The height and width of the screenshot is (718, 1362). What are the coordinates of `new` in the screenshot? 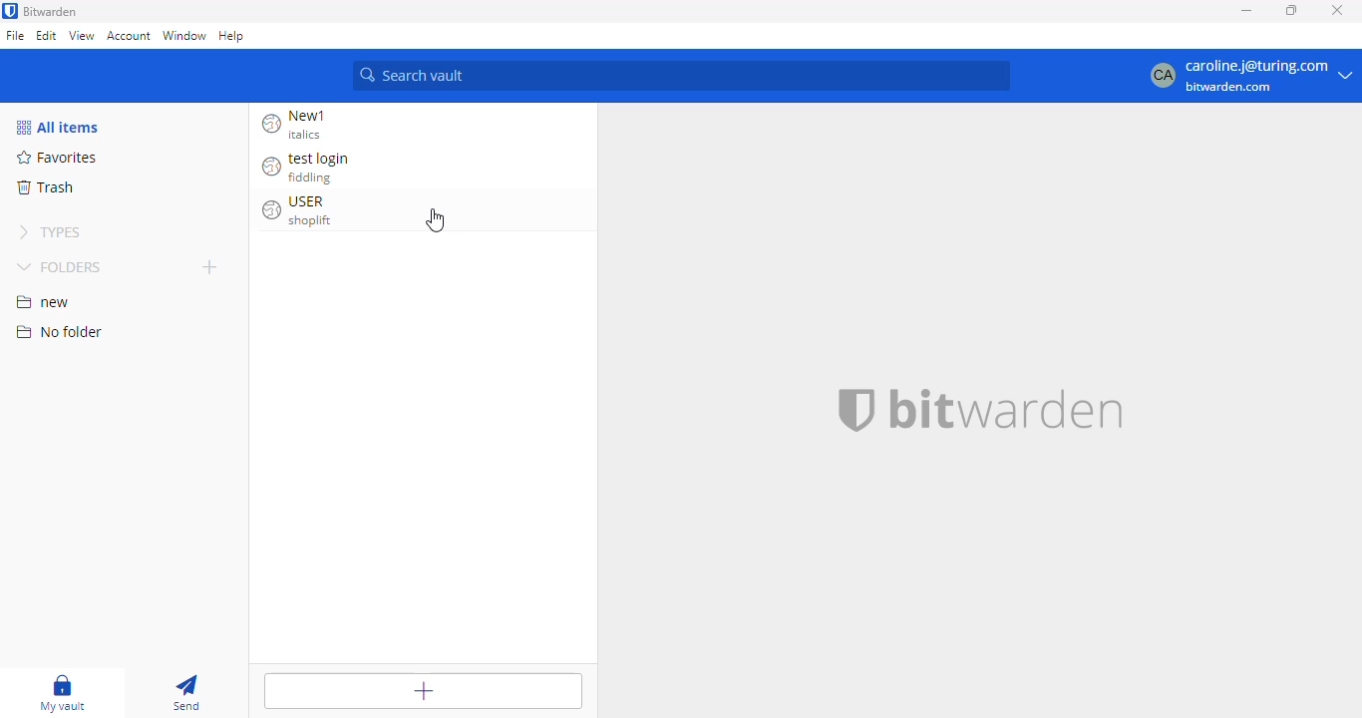 It's located at (43, 302).